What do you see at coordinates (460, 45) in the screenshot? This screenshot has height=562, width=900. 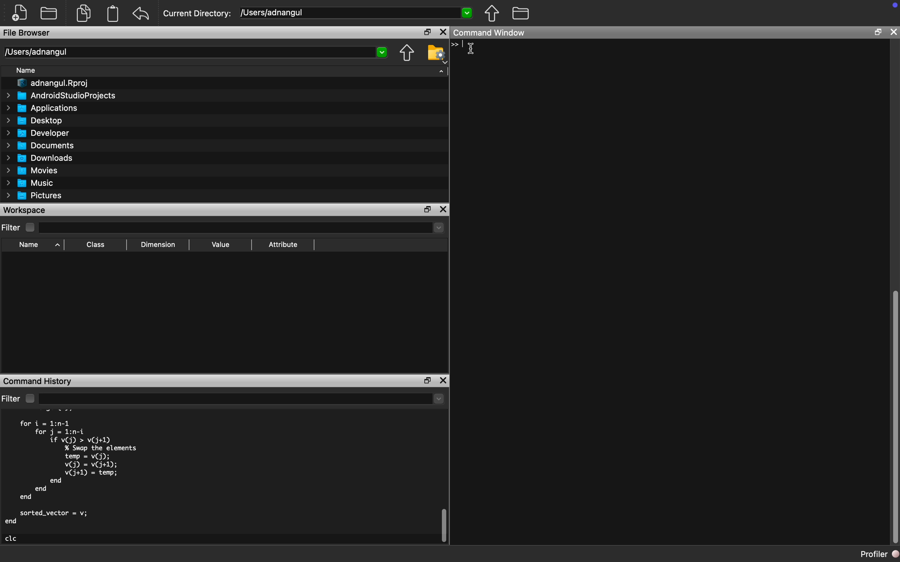 I see `Typing Indicator` at bounding box center [460, 45].